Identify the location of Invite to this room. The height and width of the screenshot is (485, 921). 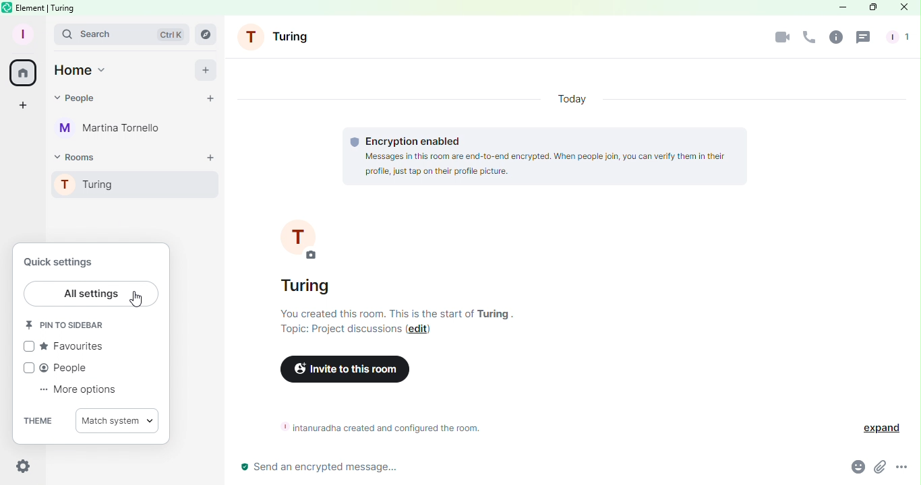
(344, 369).